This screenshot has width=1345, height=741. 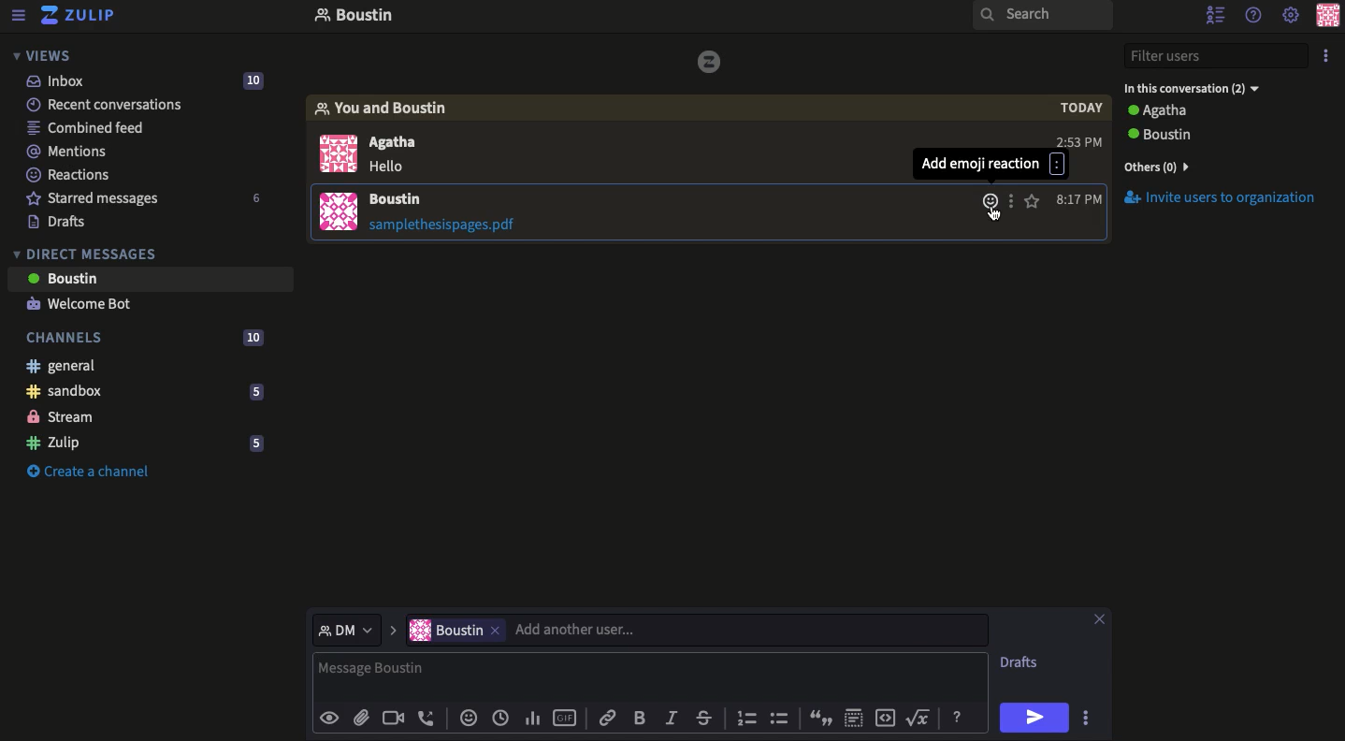 I want to click on DMs, so click(x=86, y=252).